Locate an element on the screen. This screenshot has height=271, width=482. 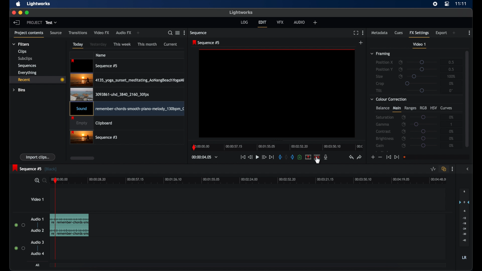
tilt is located at coordinates (379, 90).